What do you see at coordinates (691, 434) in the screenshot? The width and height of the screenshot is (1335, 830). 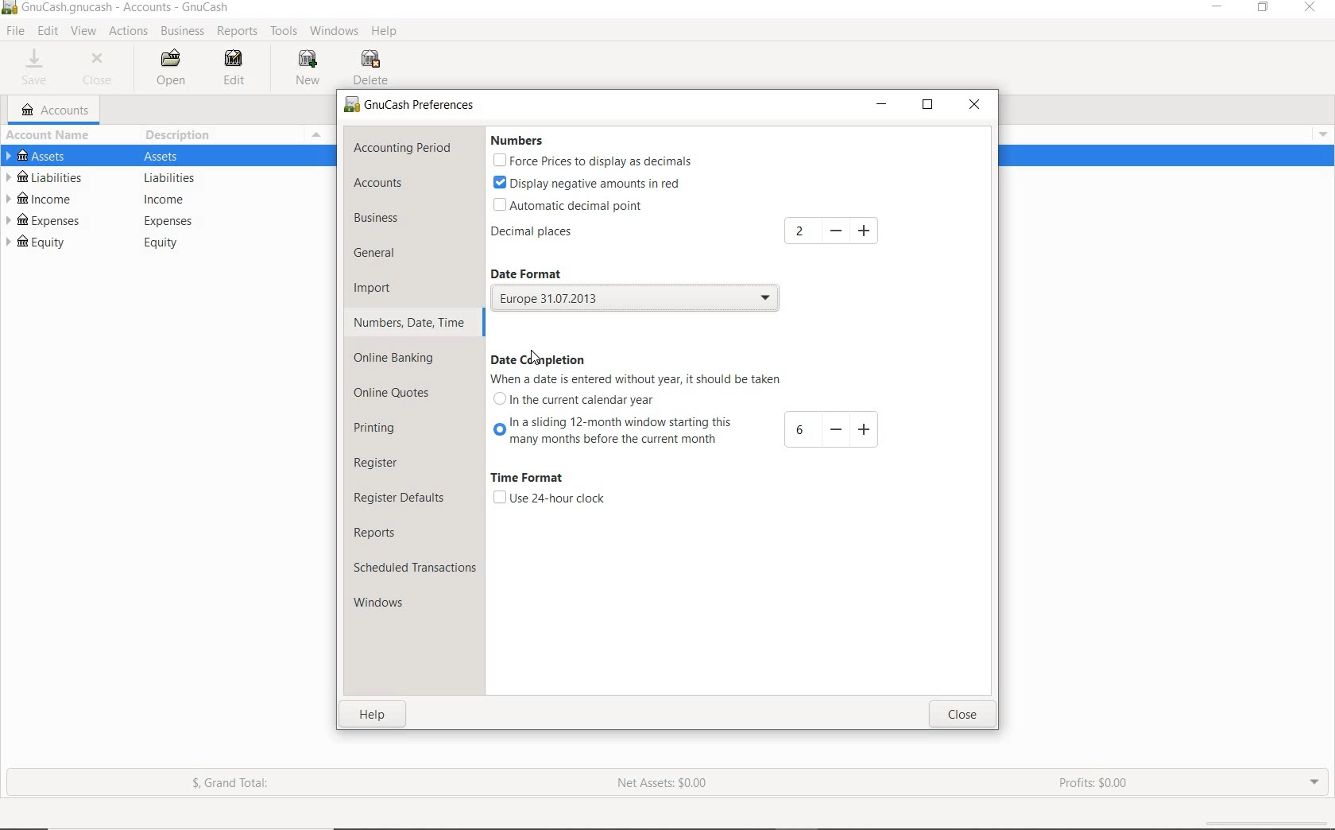 I see `in a sliding 12-month window starting this many months before the current month` at bounding box center [691, 434].